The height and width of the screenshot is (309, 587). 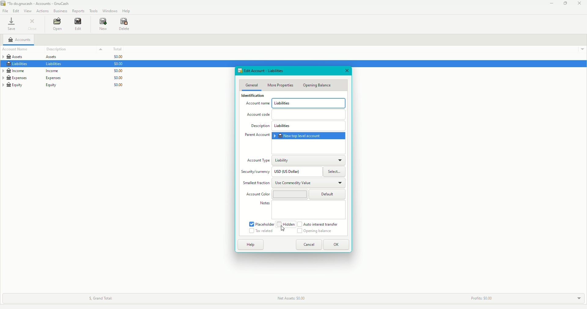 What do you see at coordinates (282, 230) in the screenshot?
I see `cursor` at bounding box center [282, 230].